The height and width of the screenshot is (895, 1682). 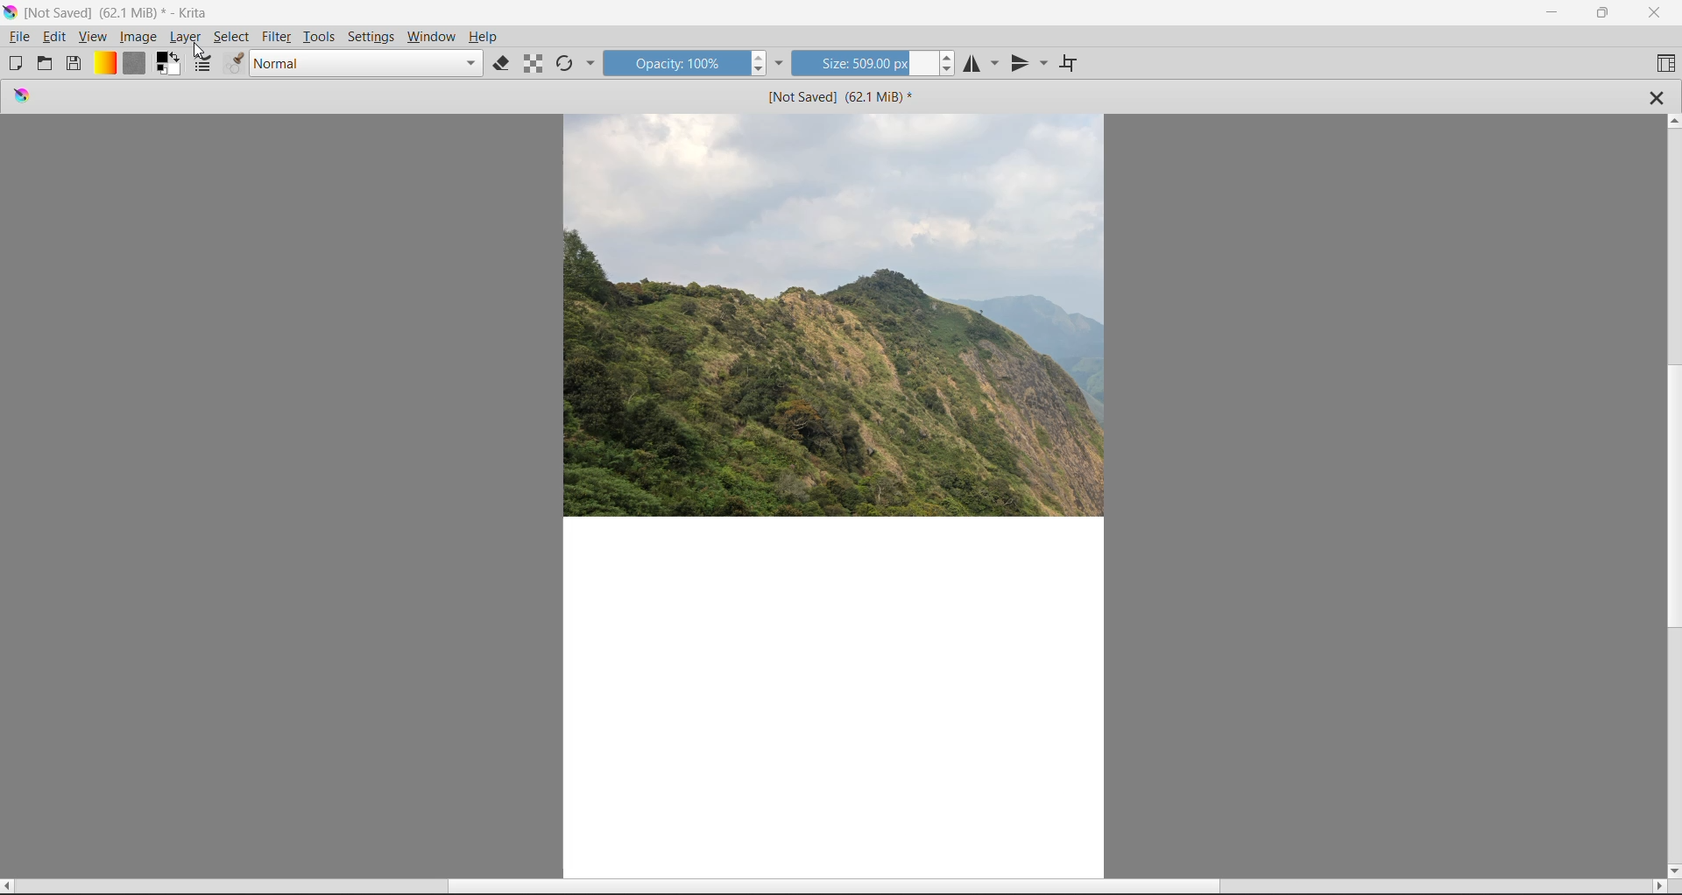 I want to click on File, so click(x=19, y=37).